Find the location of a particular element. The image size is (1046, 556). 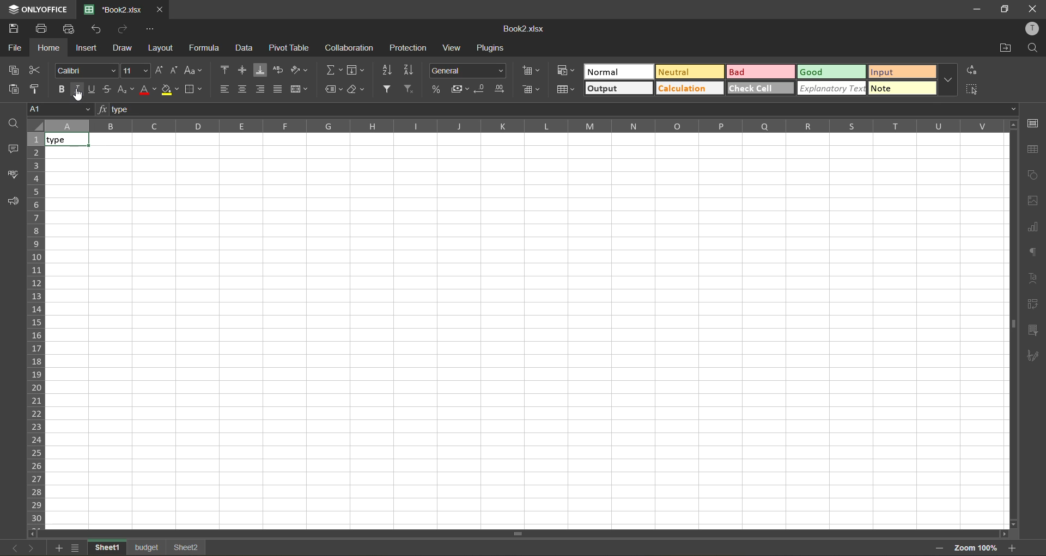

more options is located at coordinates (950, 80).